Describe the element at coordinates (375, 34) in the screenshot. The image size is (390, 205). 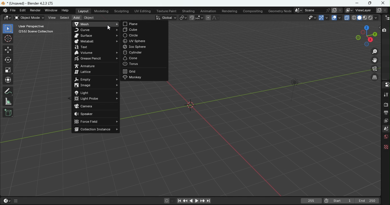
I see `Rotate the scene` at that location.